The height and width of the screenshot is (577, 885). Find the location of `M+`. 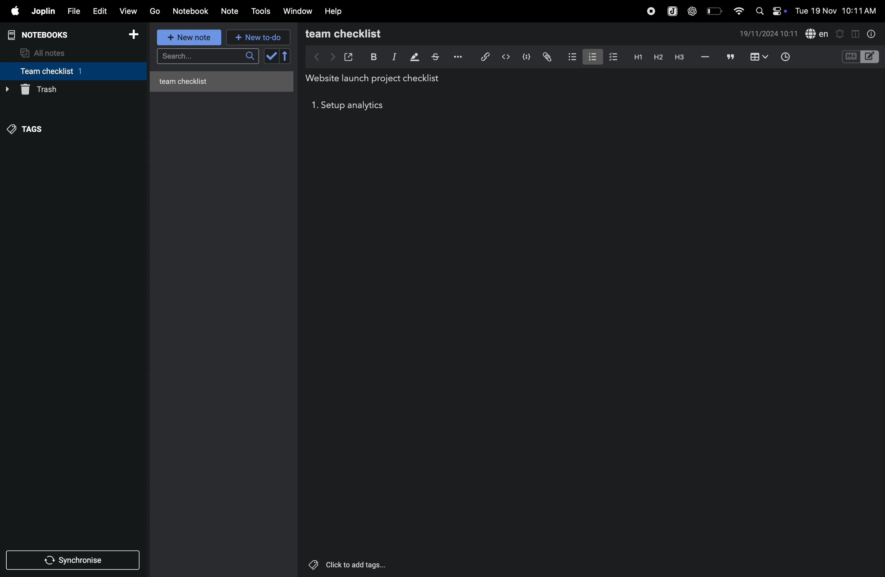

M+ is located at coordinates (850, 57).